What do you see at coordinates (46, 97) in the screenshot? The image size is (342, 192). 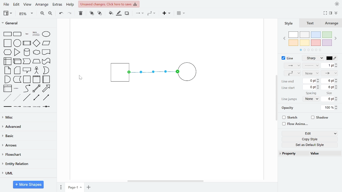 I see `directional connector` at bounding box center [46, 97].